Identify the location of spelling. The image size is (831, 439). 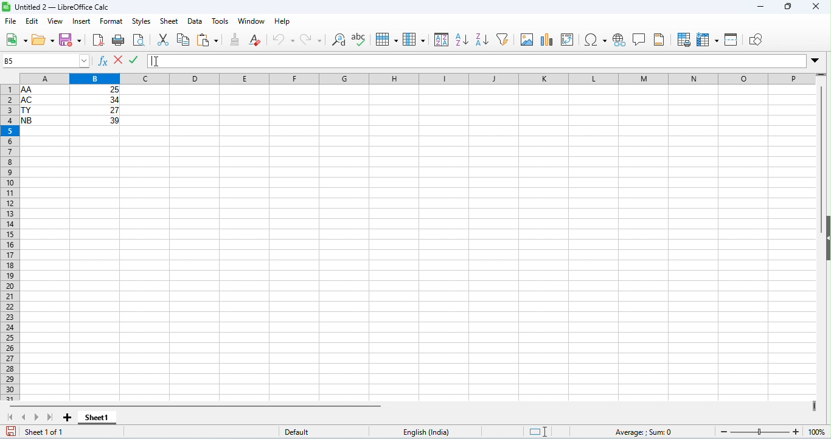
(360, 39).